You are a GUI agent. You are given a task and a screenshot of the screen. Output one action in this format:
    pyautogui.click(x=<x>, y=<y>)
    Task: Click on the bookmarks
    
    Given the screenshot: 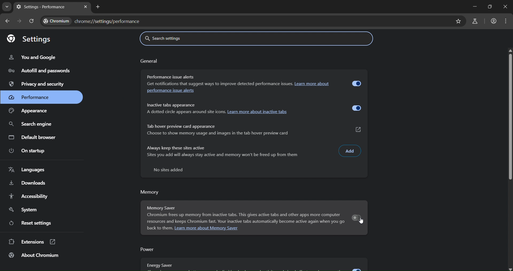 What is the action you would take?
    pyautogui.click(x=458, y=22)
    